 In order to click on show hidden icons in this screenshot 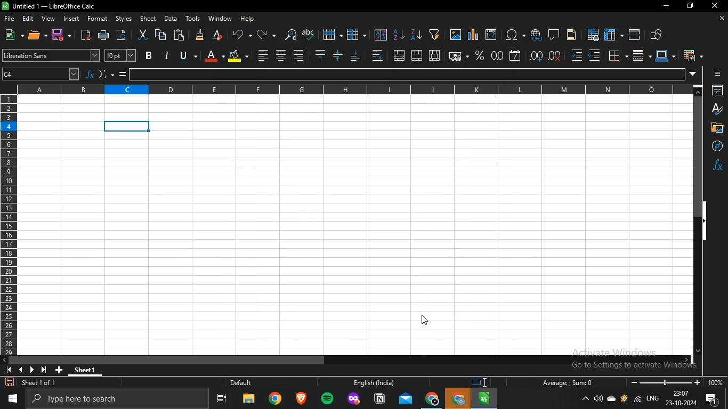, I will do `click(586, 399)`.